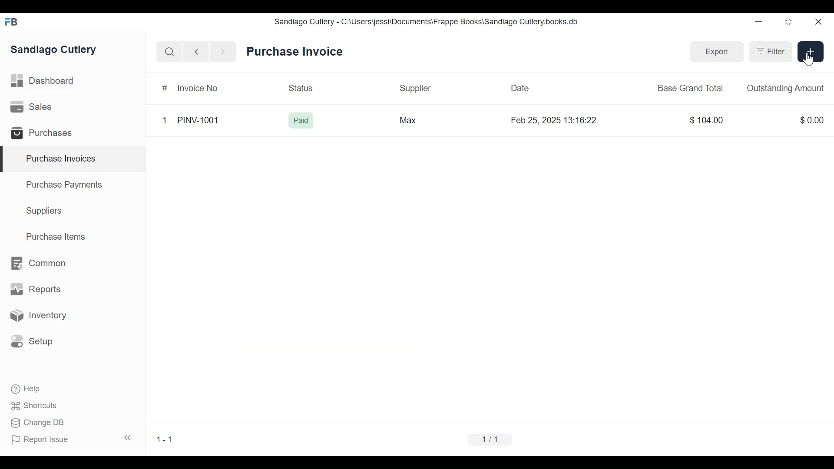 This screenshot has width=834, height=469. Describe the element at coordinates (164, 439) in the screenshot. I see `1-1` at that location.